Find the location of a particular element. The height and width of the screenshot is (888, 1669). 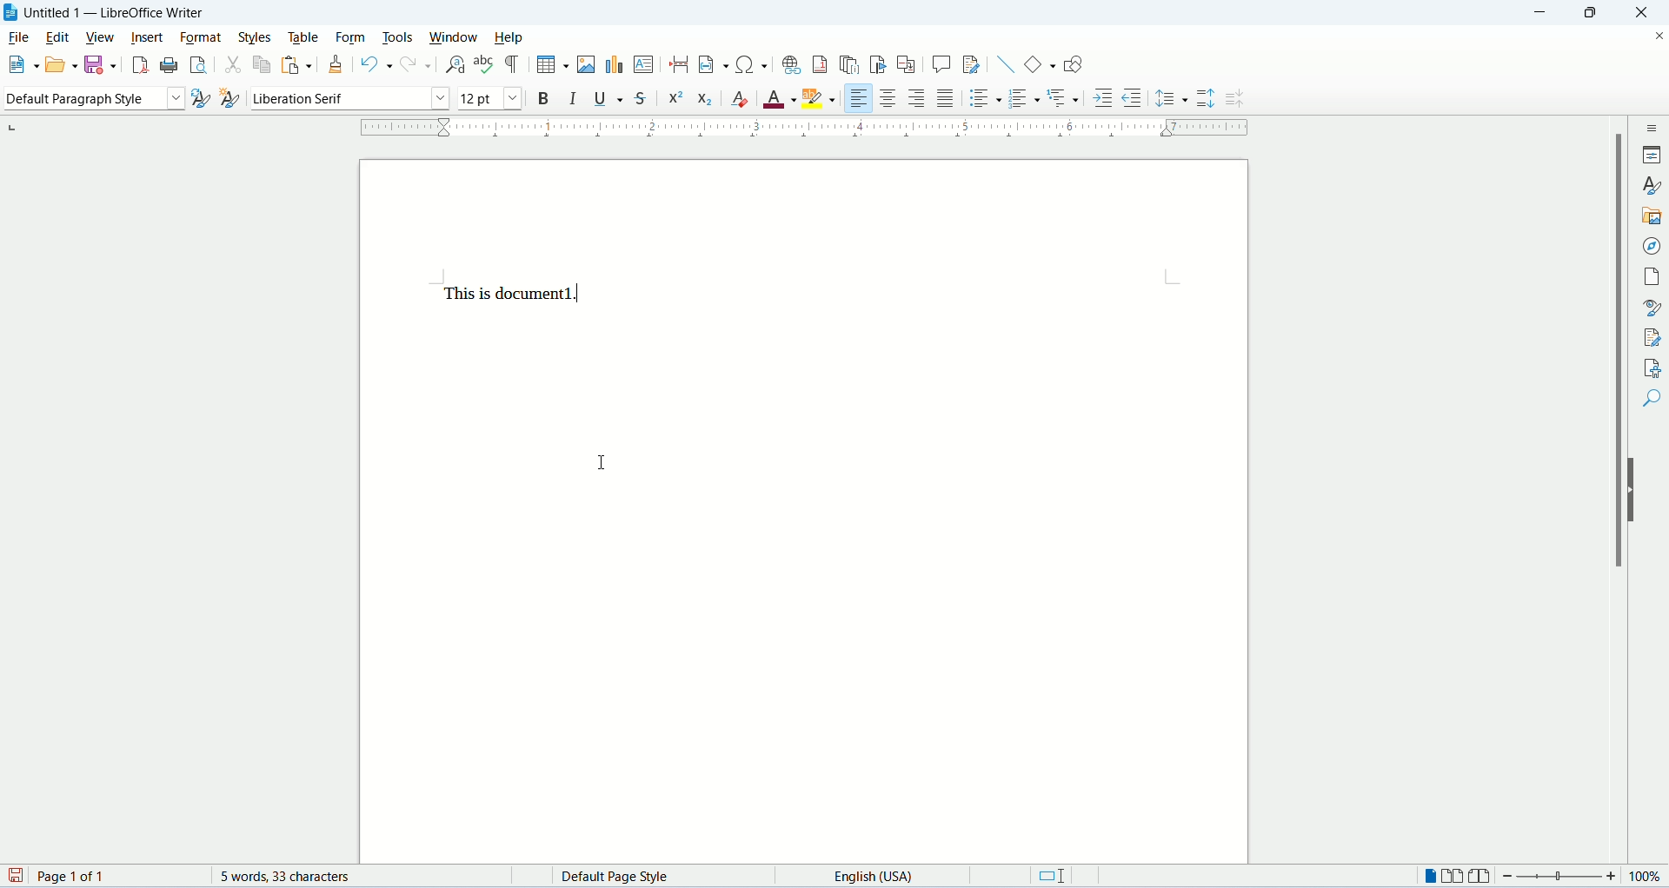

close document is located at coordinates (1654, 36).